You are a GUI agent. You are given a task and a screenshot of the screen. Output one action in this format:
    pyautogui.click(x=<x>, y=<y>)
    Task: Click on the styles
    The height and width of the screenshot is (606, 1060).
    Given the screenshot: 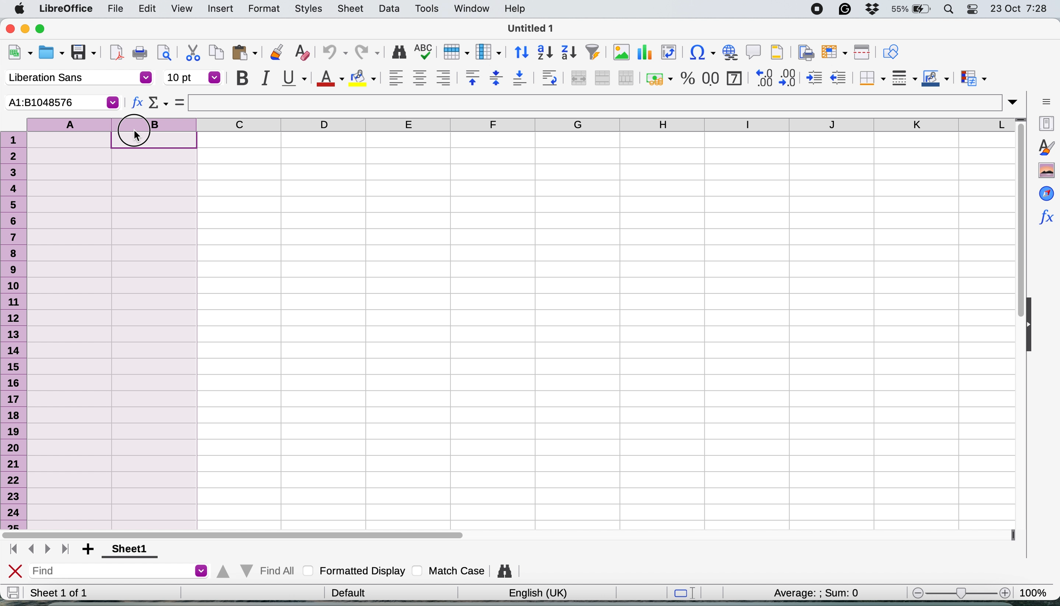 What is the action you would take?
    pyautogui.click(x=306, y=8)
    